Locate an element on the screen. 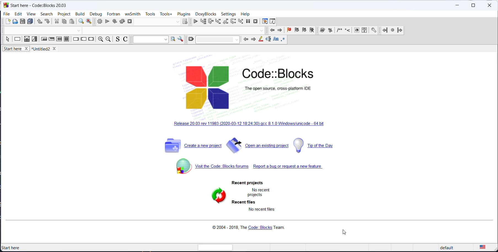 The height and width of the screenshot is (252, 498). start here is located at coordinates (17, 50).